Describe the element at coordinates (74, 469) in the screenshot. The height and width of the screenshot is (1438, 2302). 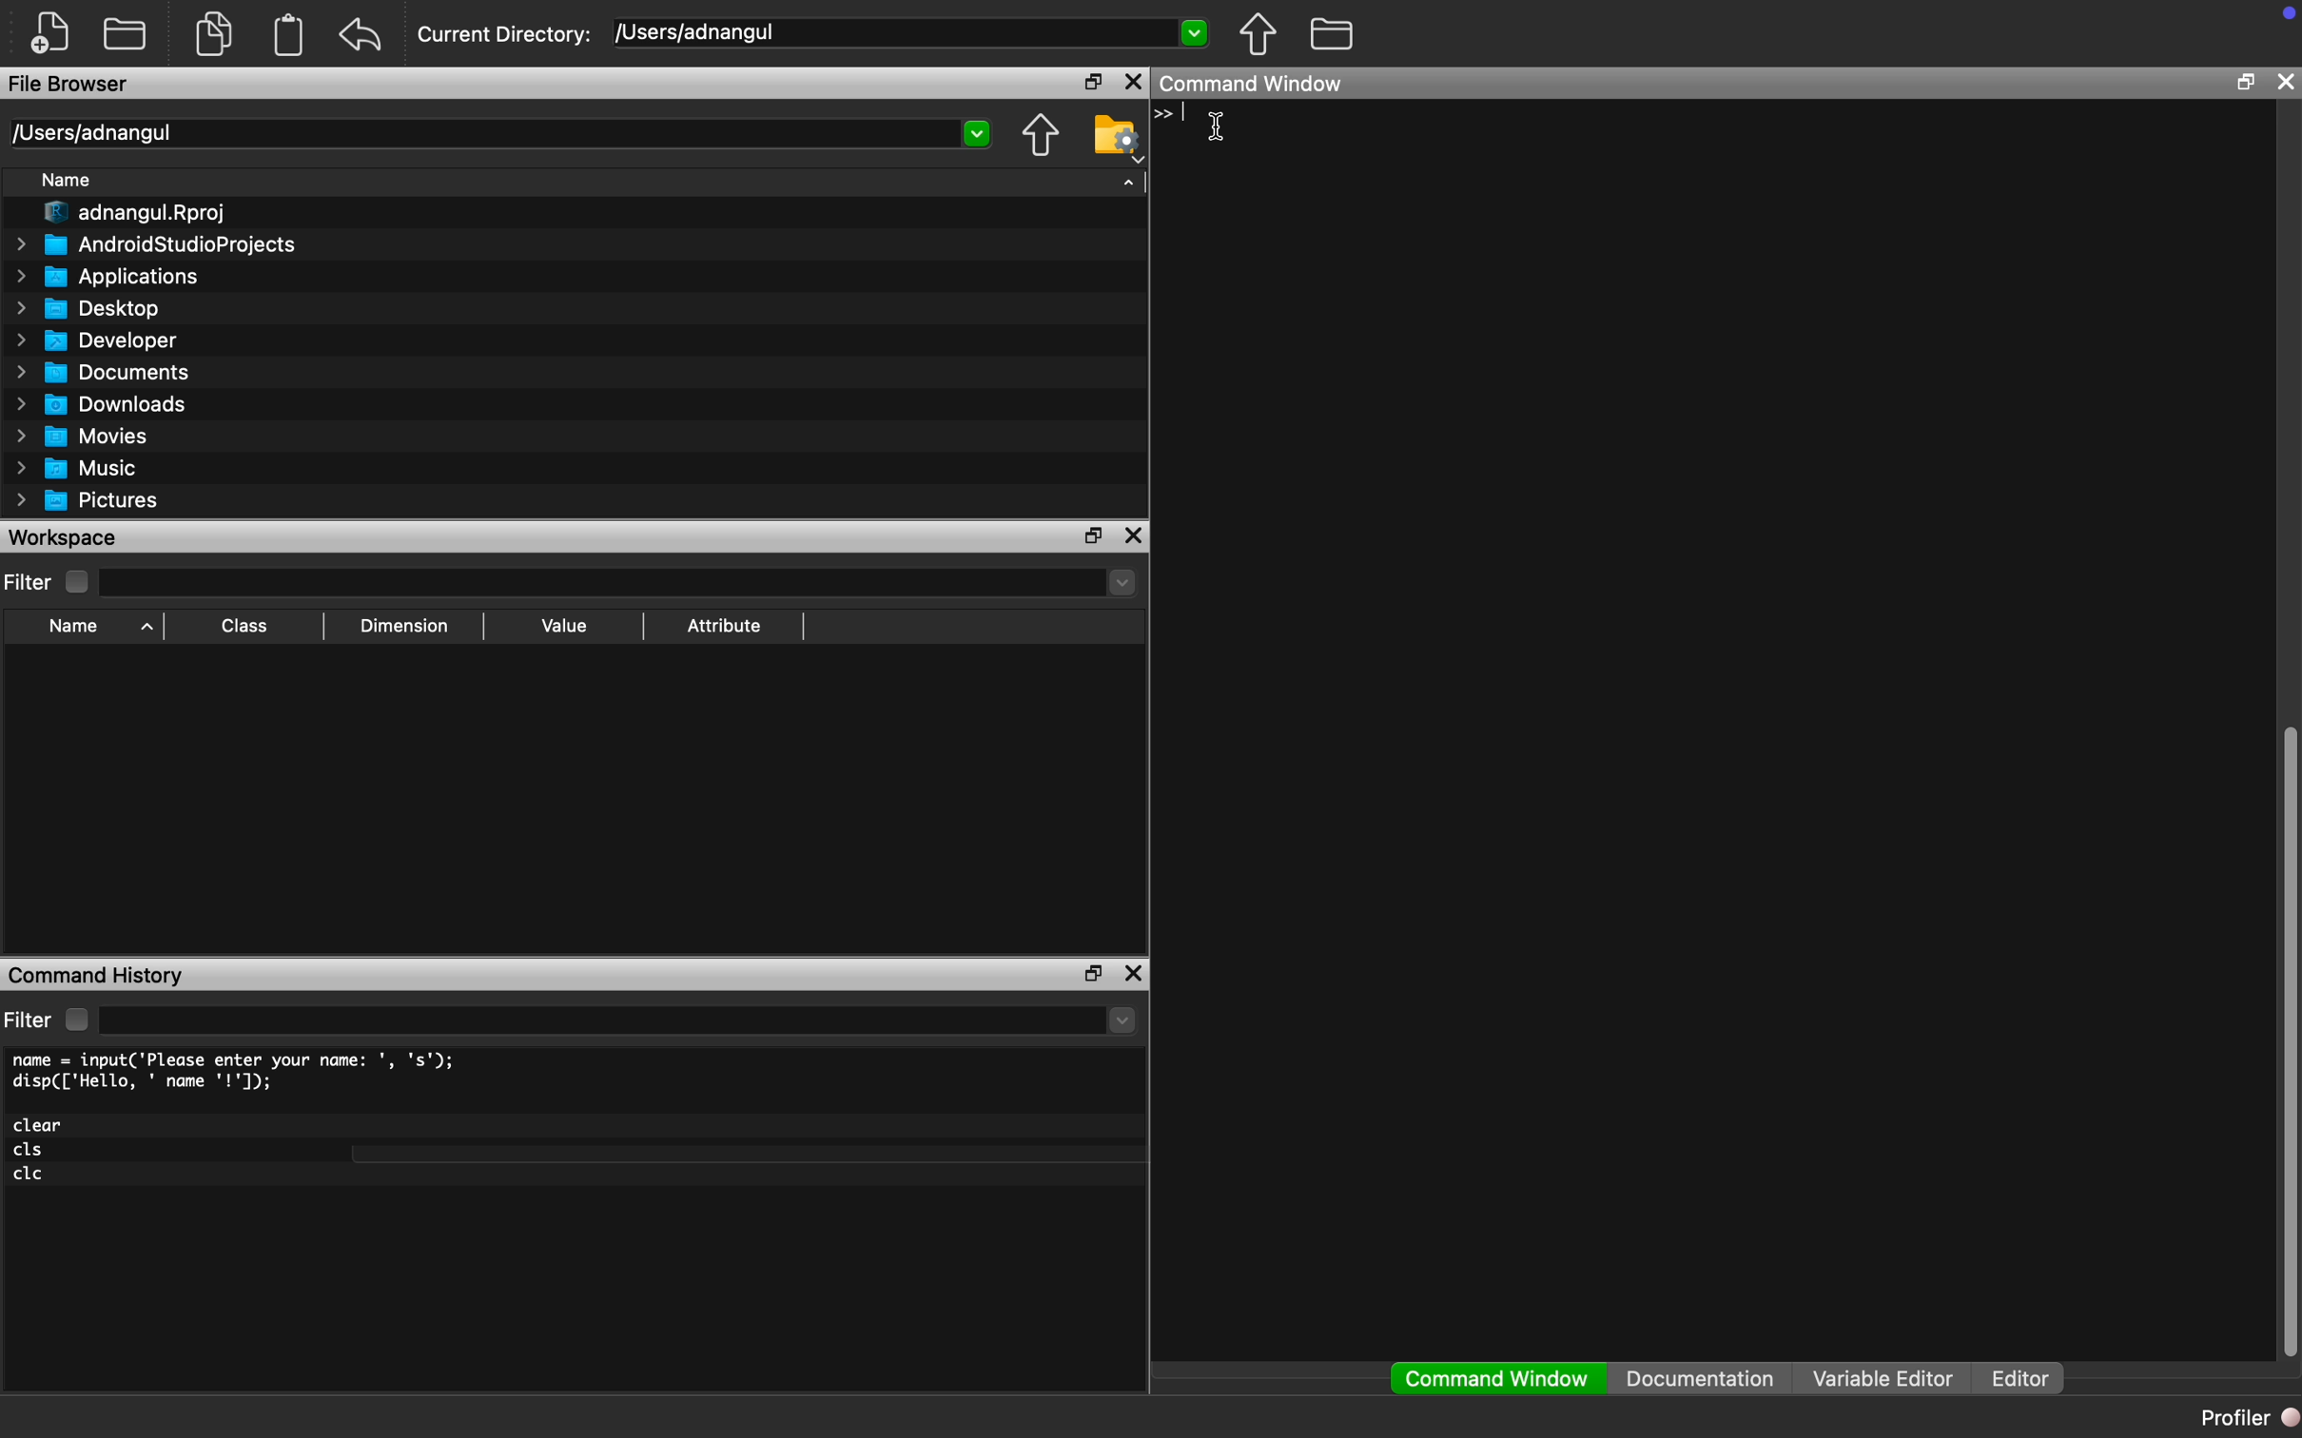
I see `Music` at that location.